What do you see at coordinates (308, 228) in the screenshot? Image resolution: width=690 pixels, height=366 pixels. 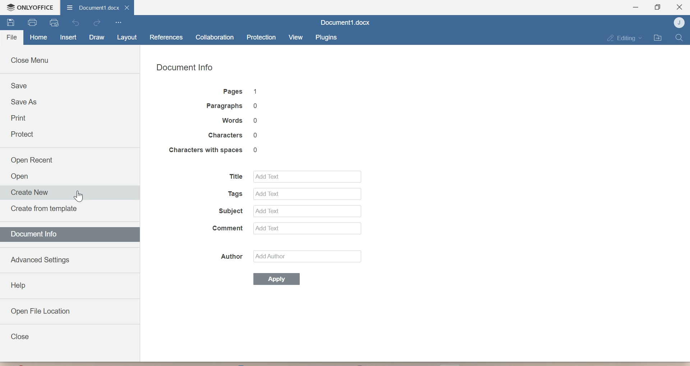 I see `Add text` at bounding box center [308, 228].